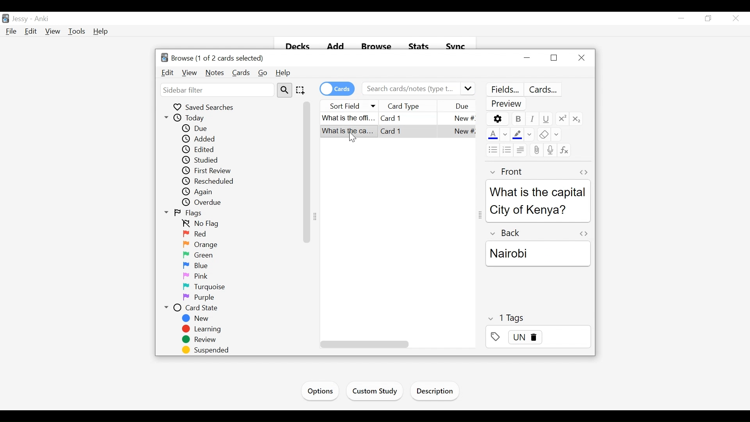 Image resolution: width=750 pixels, height=422 pixels. Describe the element at coordinates (461, 106) in the screenshot. I see `Due` at that location.